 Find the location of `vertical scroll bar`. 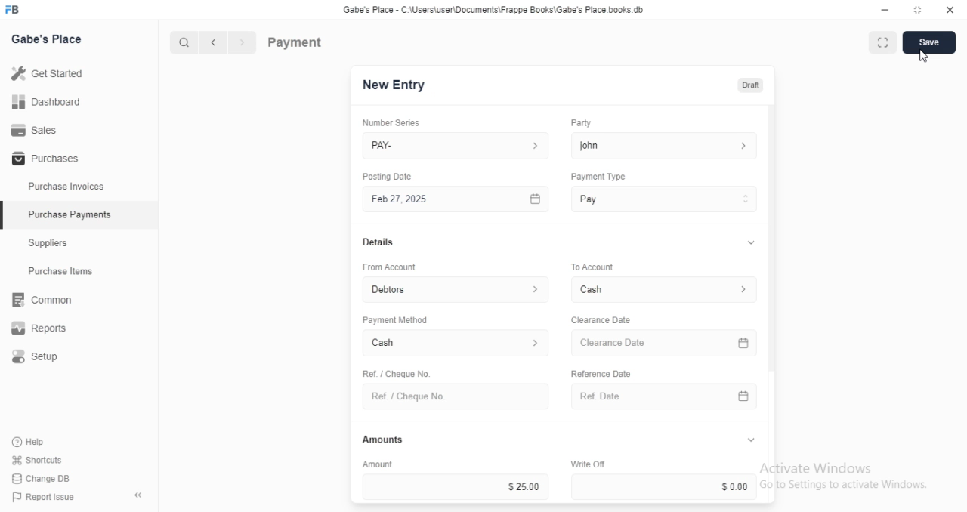

vertical scroll bar is located at coordinates (772, 304).